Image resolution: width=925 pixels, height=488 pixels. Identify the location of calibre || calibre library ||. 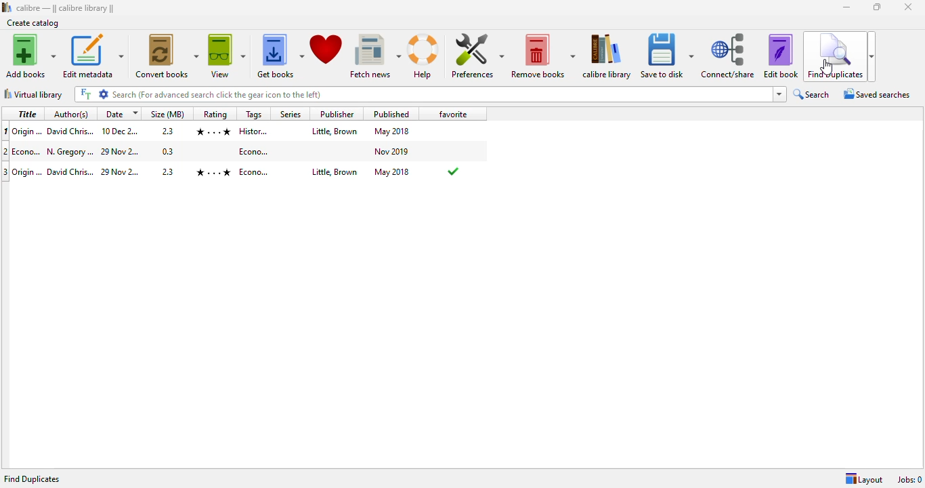
(65, 8).